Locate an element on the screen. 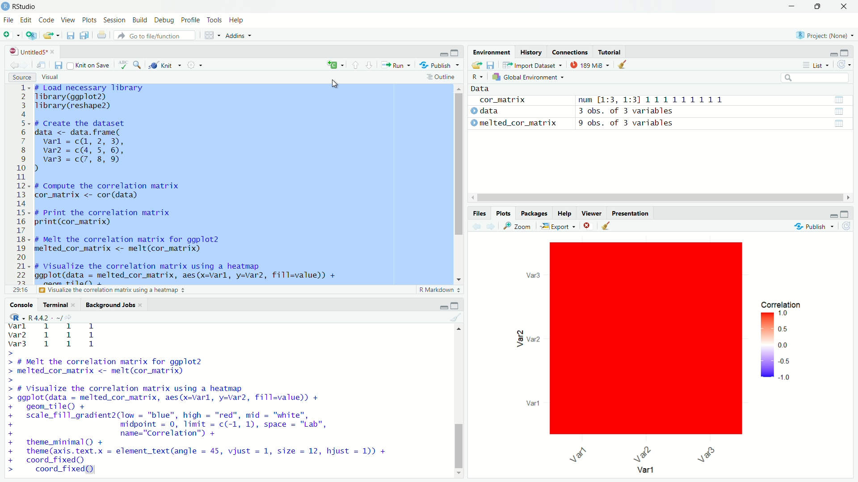 The image size is (858, 482). minimize is located at coordinates (791, 6).